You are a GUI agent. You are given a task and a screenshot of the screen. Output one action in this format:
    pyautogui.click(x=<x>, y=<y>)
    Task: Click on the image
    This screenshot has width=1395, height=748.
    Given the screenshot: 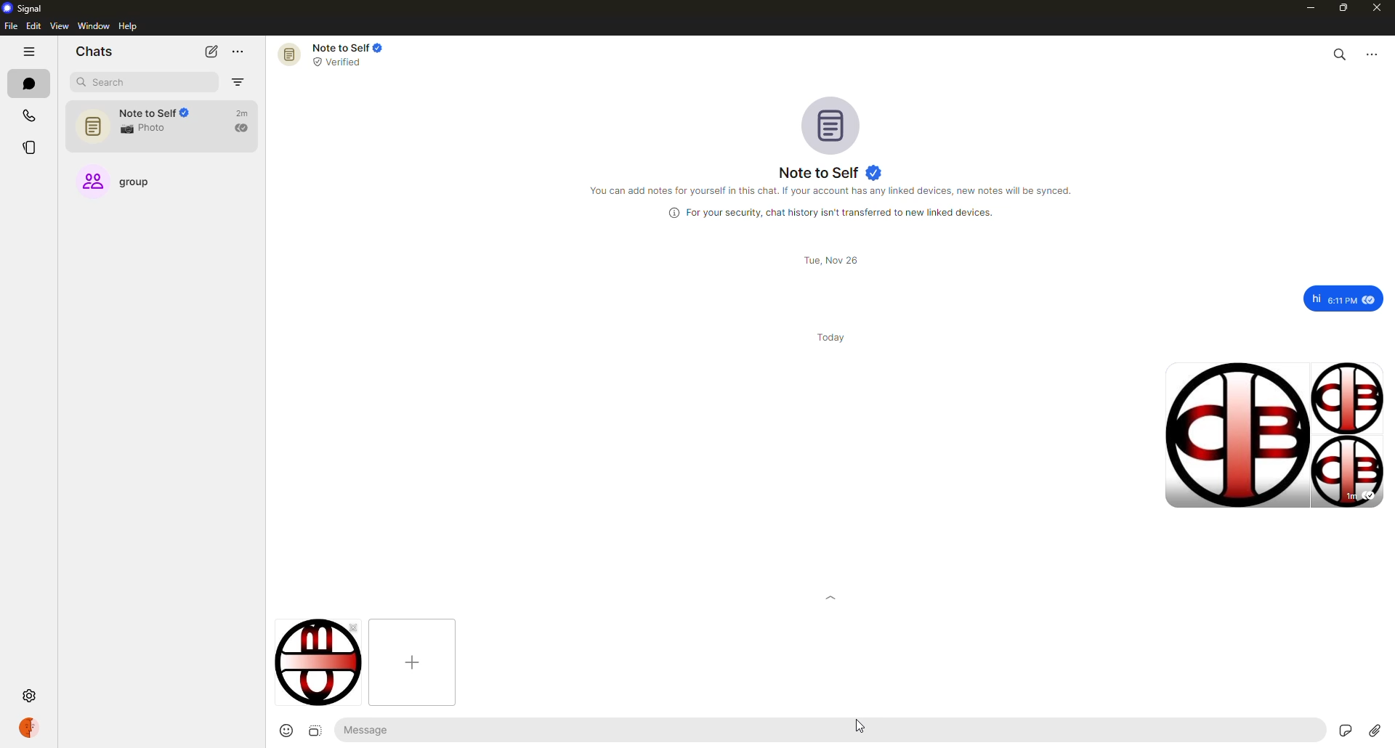 What is the action you would take?
    pyautogui.click(x=312, y=731)
    